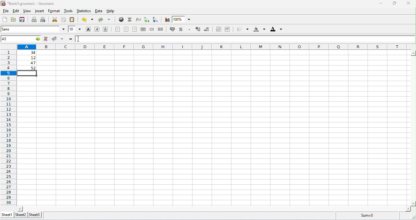 The height and width of the screenshot is (220, 416). What do you see at coordinates (160, 29) in the screenshot?
I see `split cells` at bounding box center [160, 29].